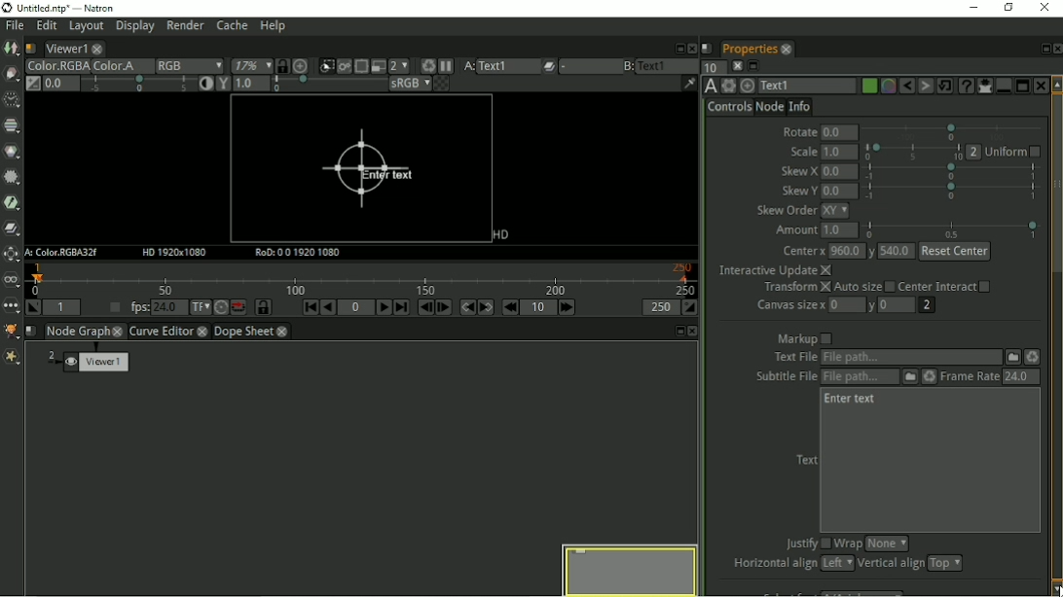 Image resolution: width=1063 pixels, height=597 pixels. Describe the element at coordinates (909, 357) in the screenshot. I see `Text File` at that location.